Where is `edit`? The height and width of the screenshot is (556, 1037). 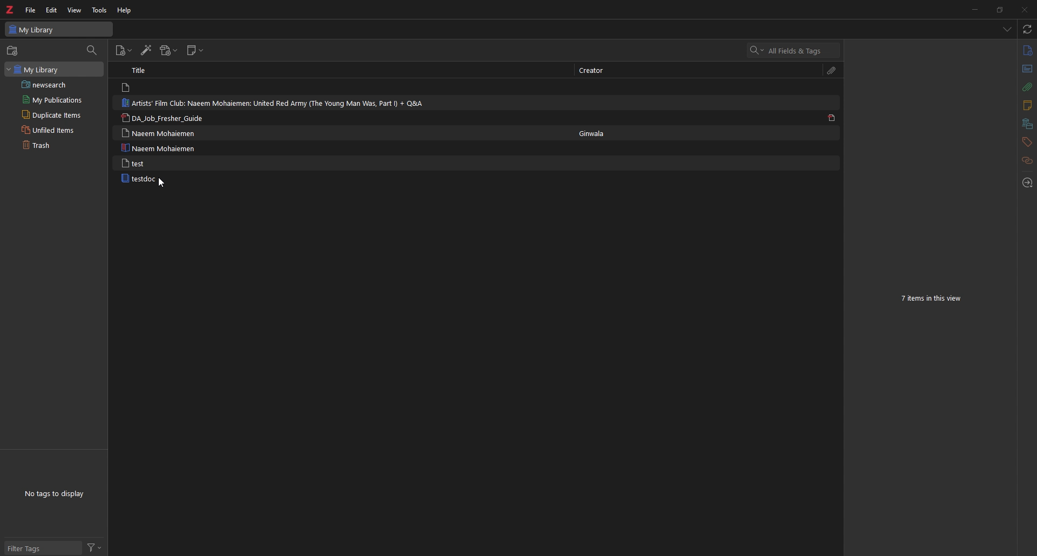 edit is located at coordinates (52, 10).